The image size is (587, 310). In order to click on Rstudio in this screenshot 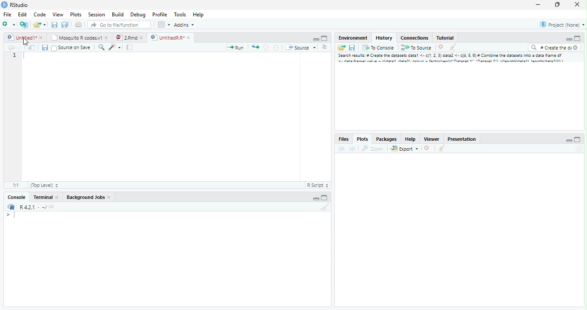, I will do `click(15, 4)`.